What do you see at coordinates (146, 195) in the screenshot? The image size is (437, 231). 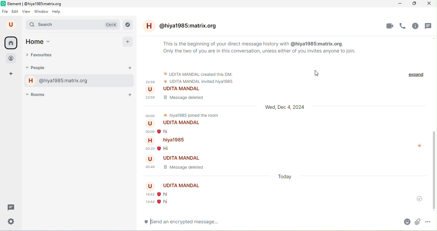 I see `14.42` at bounding box center [146, 195].